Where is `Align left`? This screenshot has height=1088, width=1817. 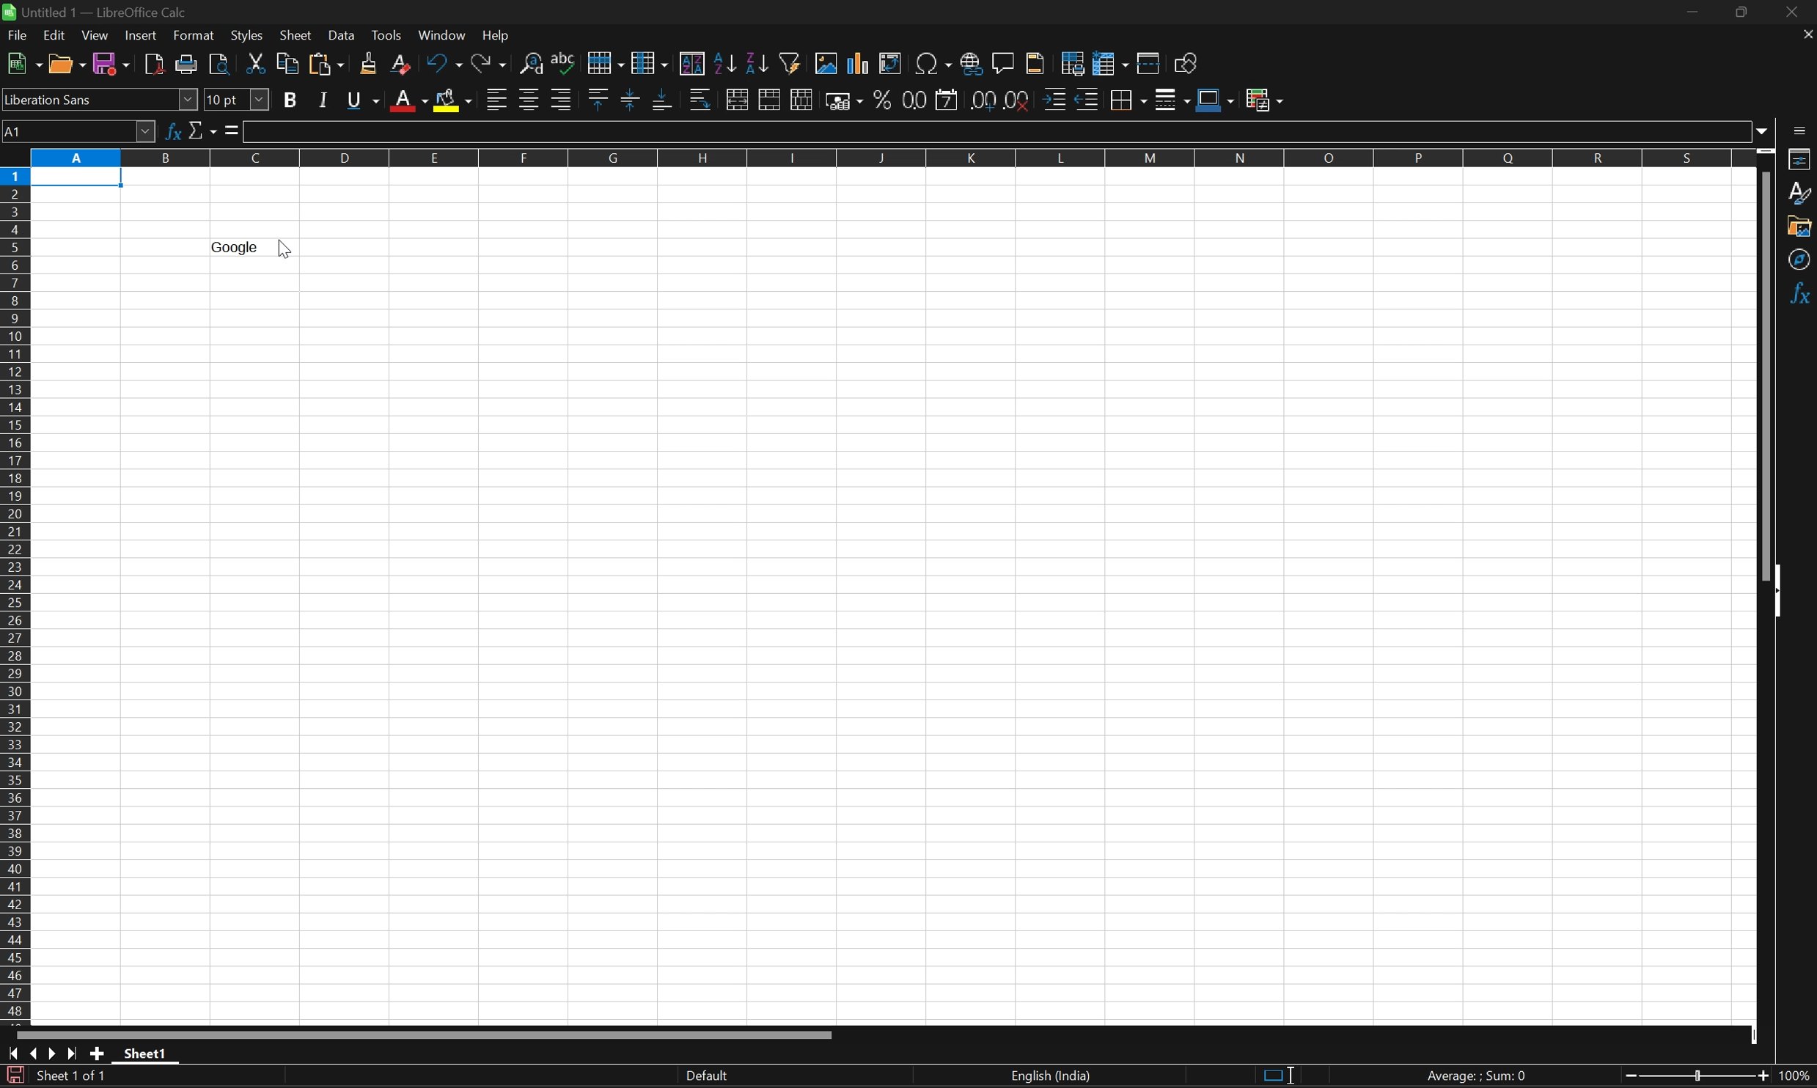 Align left is located at coordinates (496, 100).